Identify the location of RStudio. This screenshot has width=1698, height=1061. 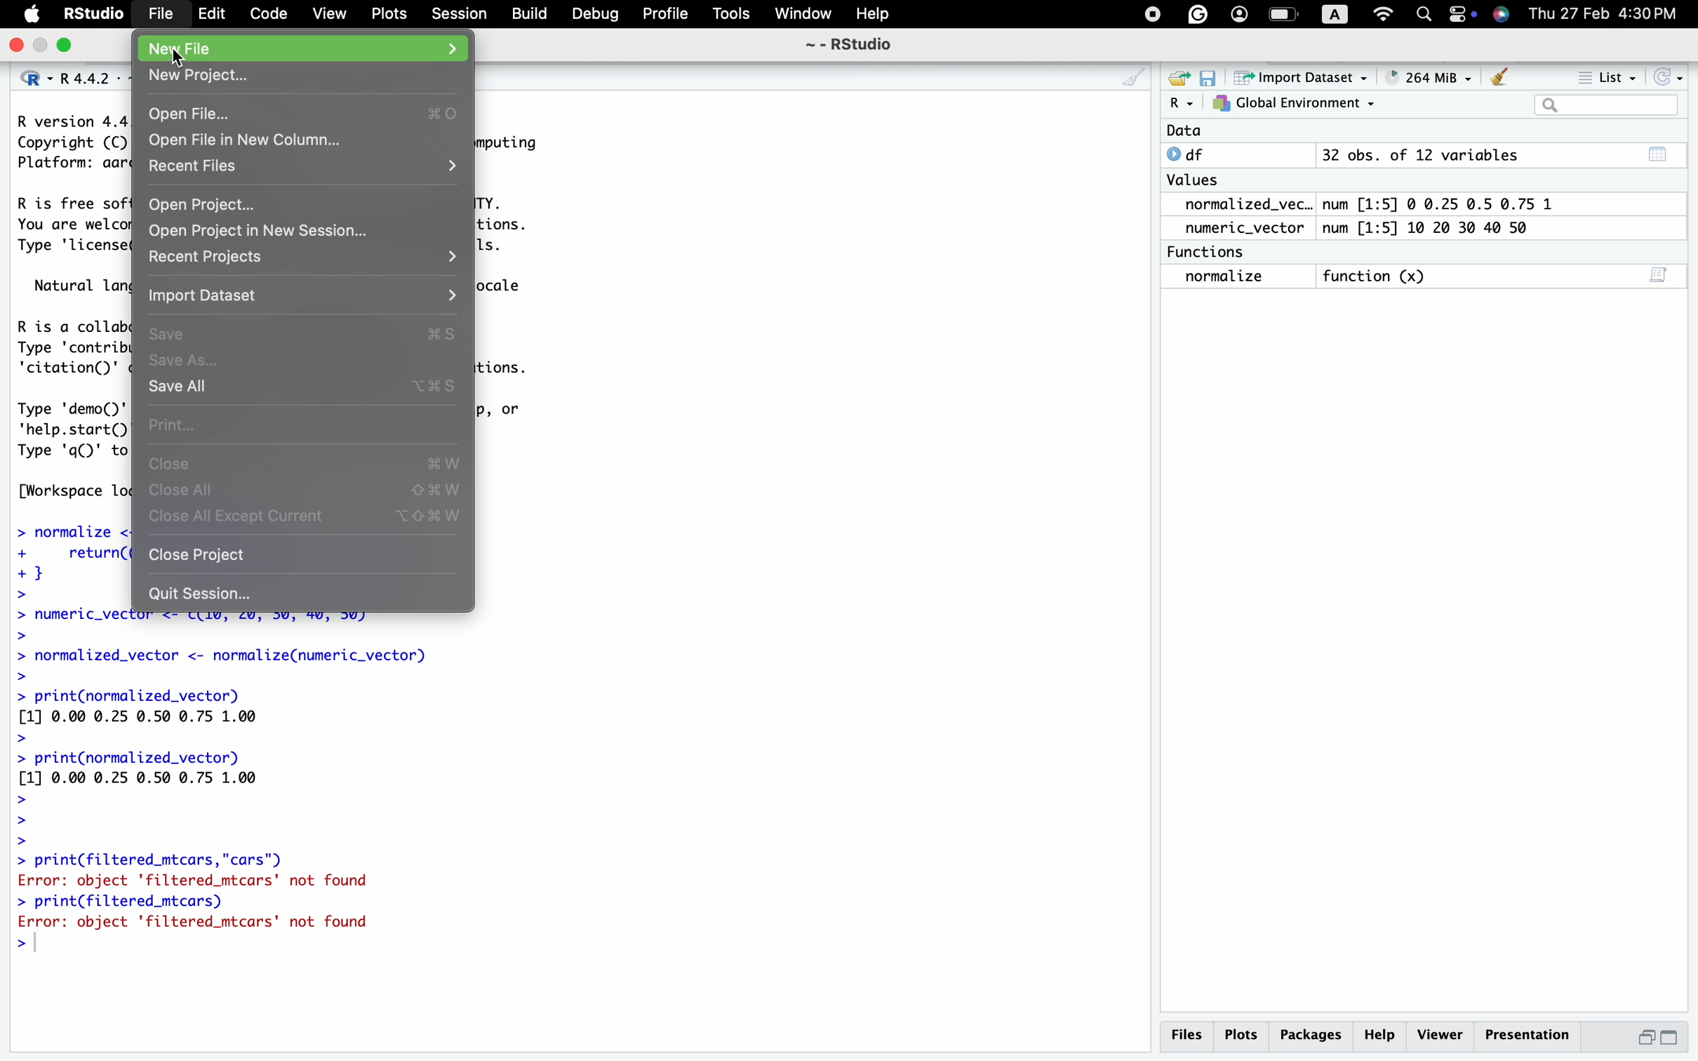
(94, 13).